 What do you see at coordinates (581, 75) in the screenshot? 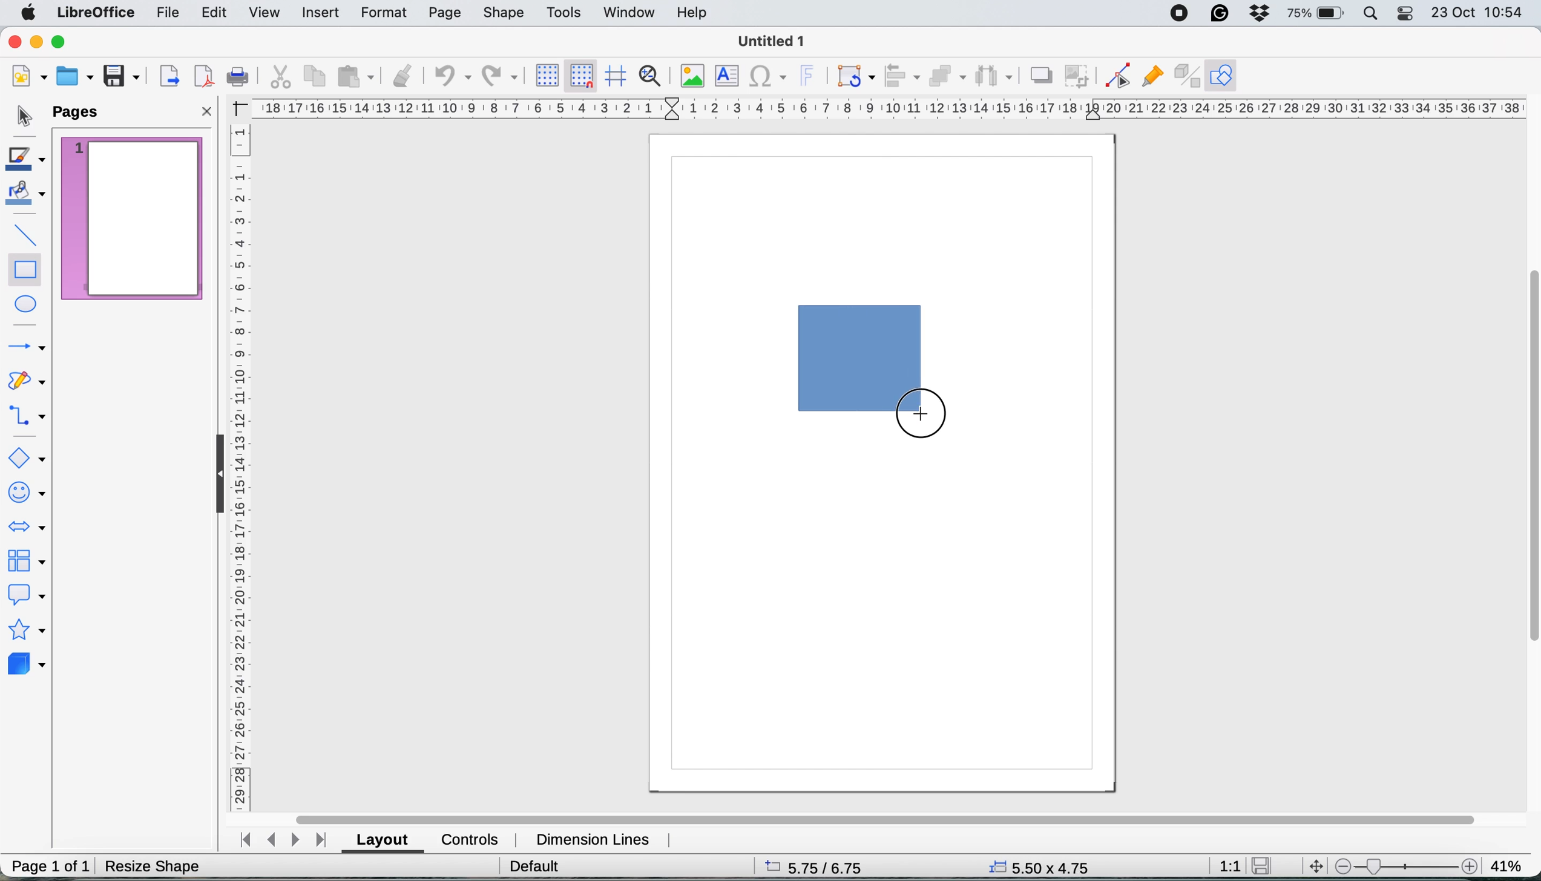
I see `snap to grid` at bounding box center [581, 75].